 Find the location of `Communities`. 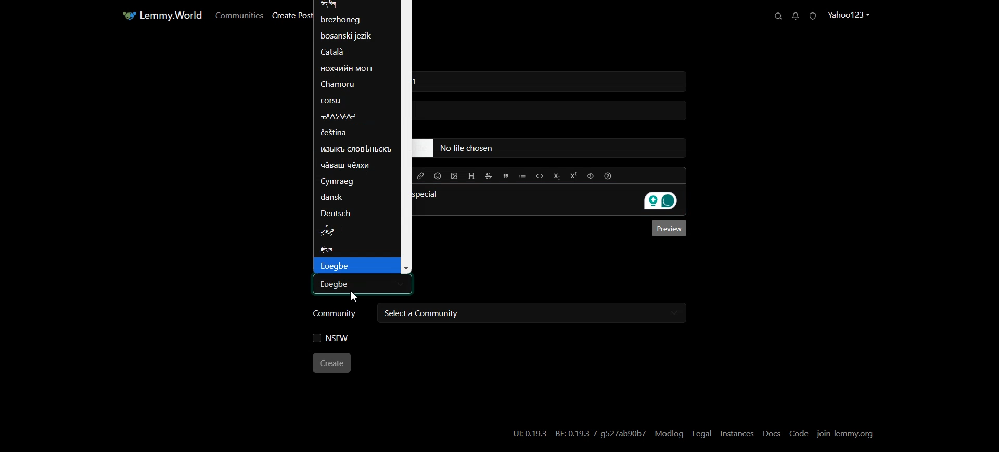

Communities is located at coordinates (238, 15).